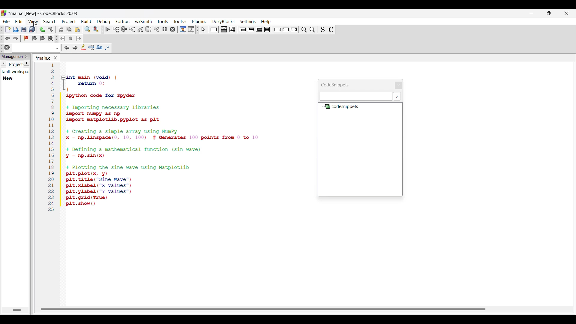 The height and width of the screenshot is (324, 576). I want to click on Horizontal slide bar, so click(17, 310).